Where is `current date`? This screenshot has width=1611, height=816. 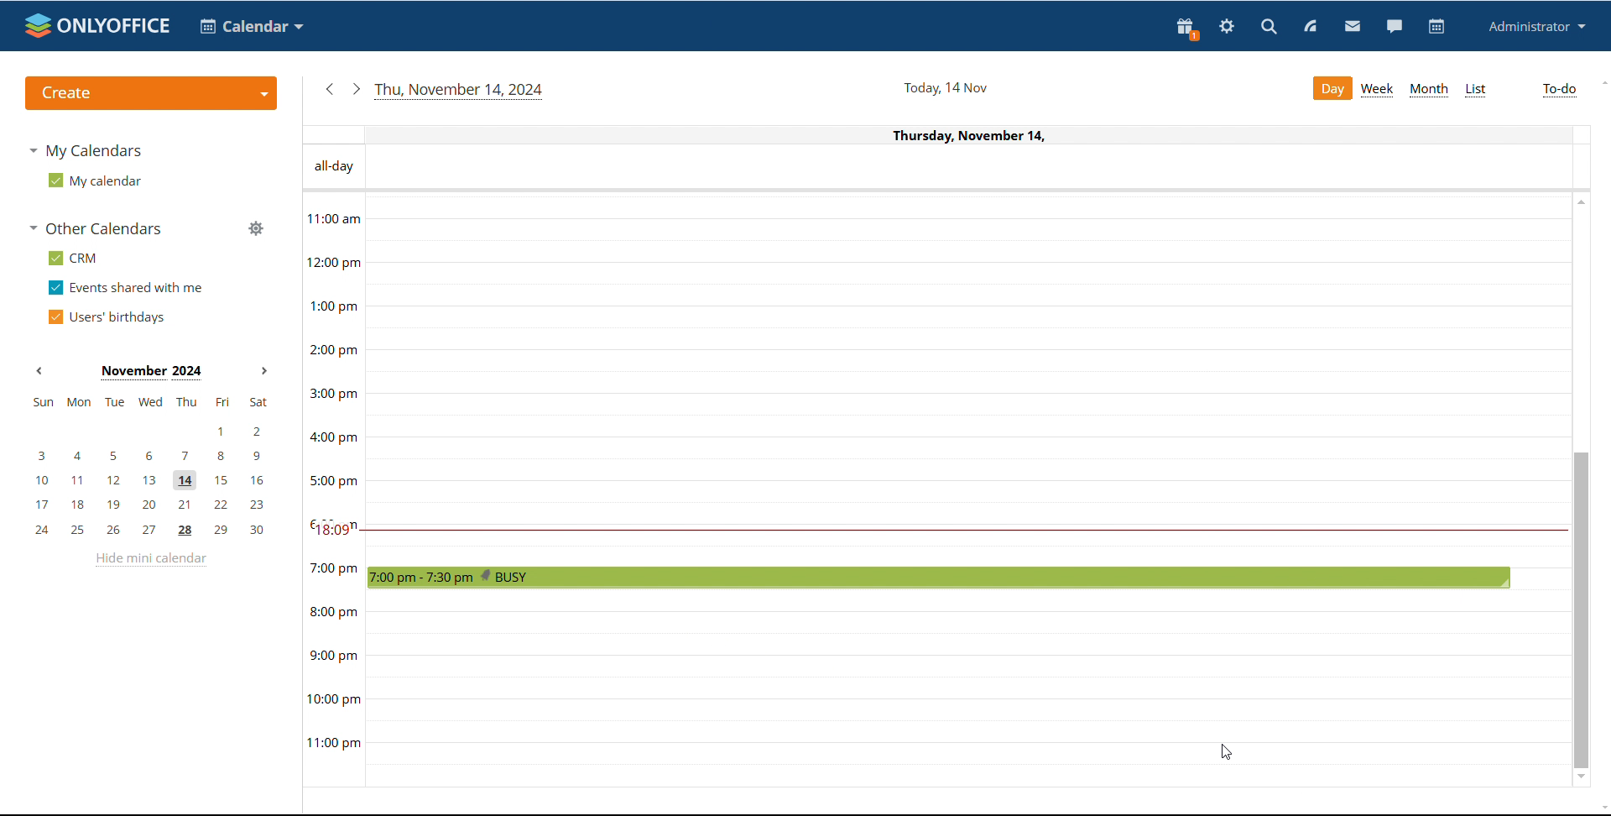
current date is located at coordinates (461, 92).